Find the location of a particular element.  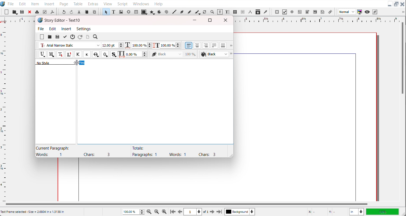

New is located at coordinates (7, 12).